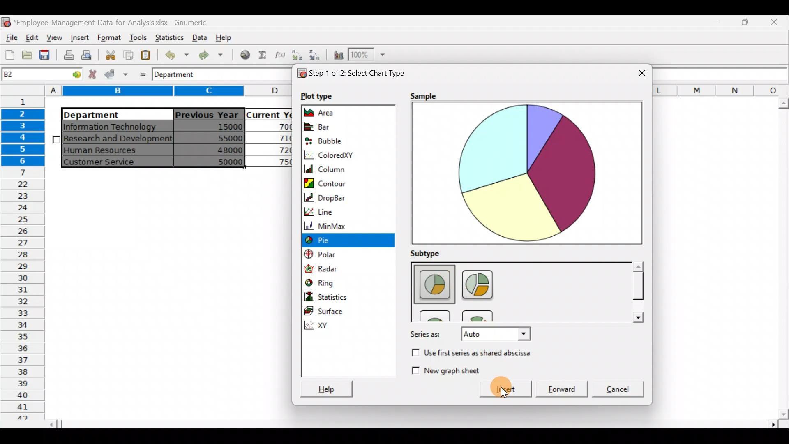  I want to click on Department, so click(112, 114).